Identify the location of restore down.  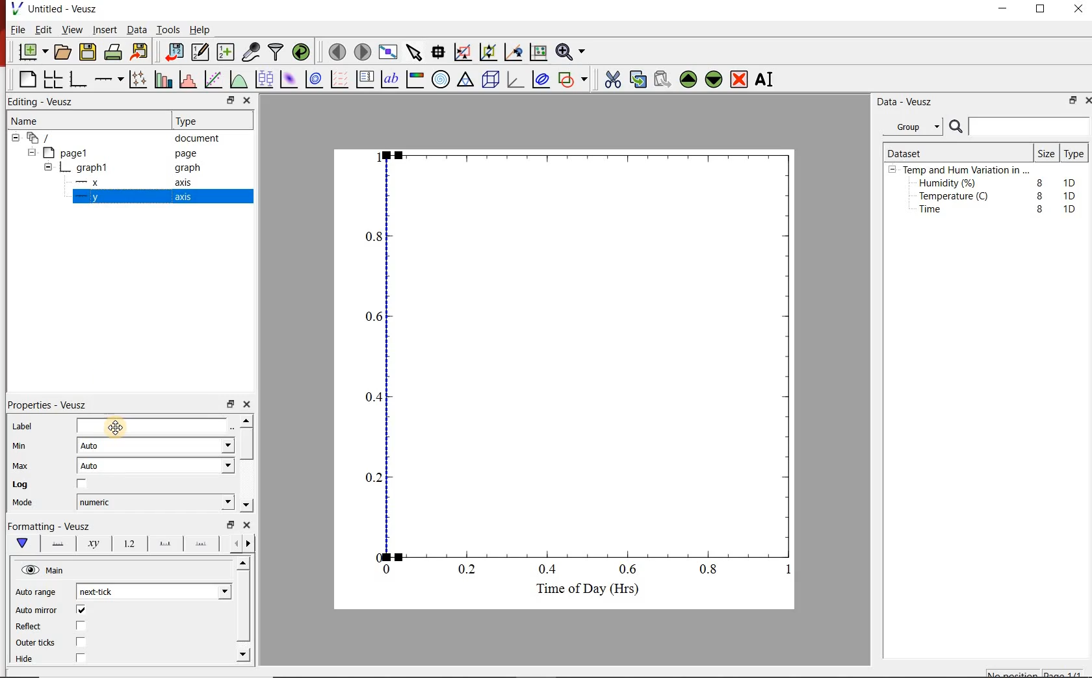
(228, 525).